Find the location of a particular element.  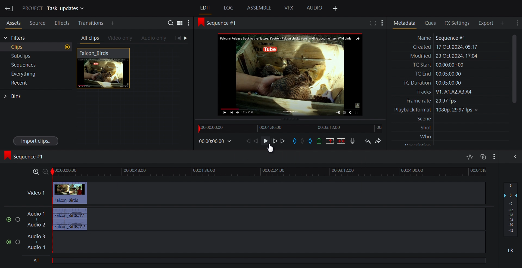

Add Panle is located at coordinates (504, 23).